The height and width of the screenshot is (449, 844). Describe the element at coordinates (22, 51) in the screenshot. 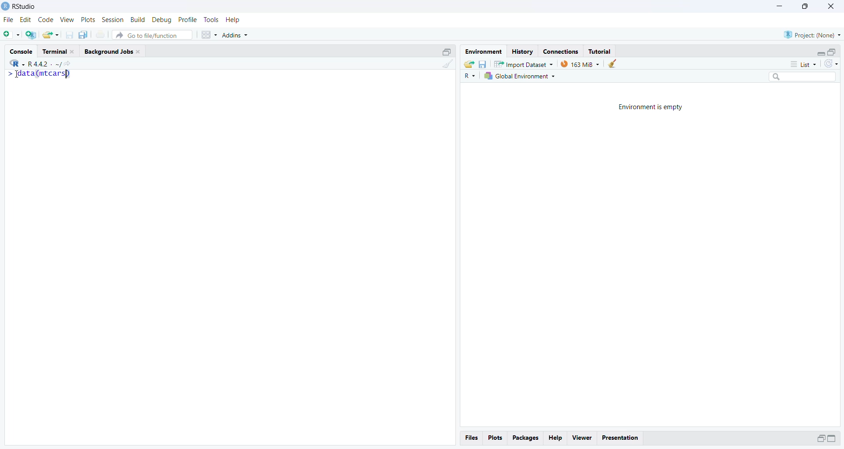

I see `Console` at that location.